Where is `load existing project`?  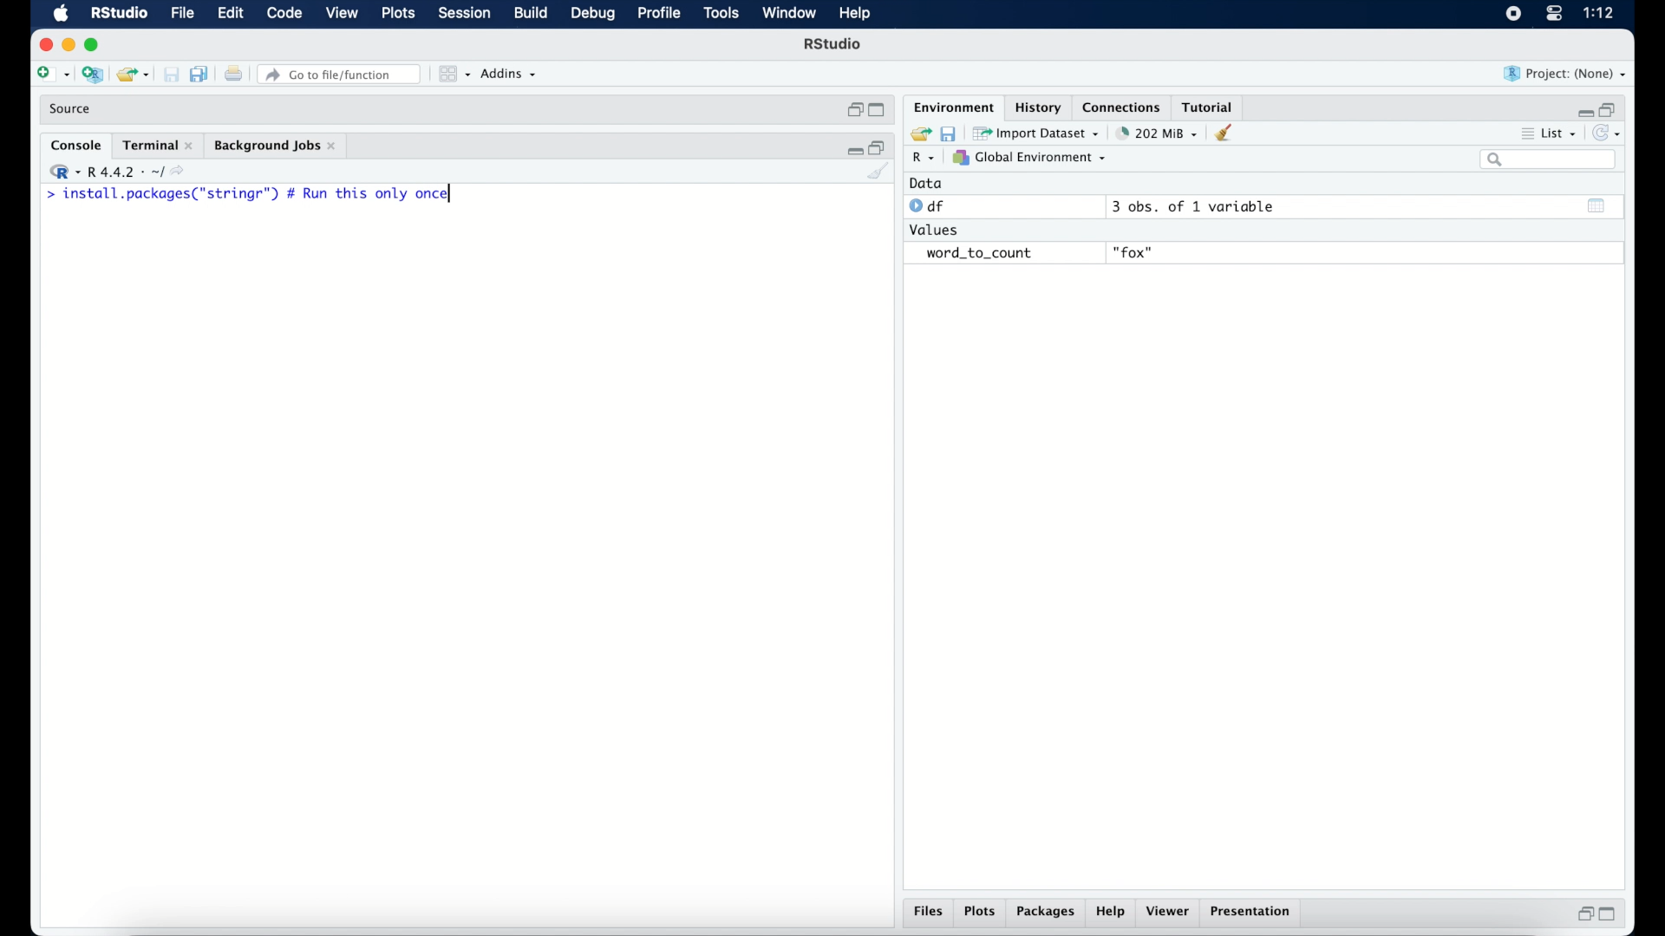 load existing project is located at coordinates (136, 75).